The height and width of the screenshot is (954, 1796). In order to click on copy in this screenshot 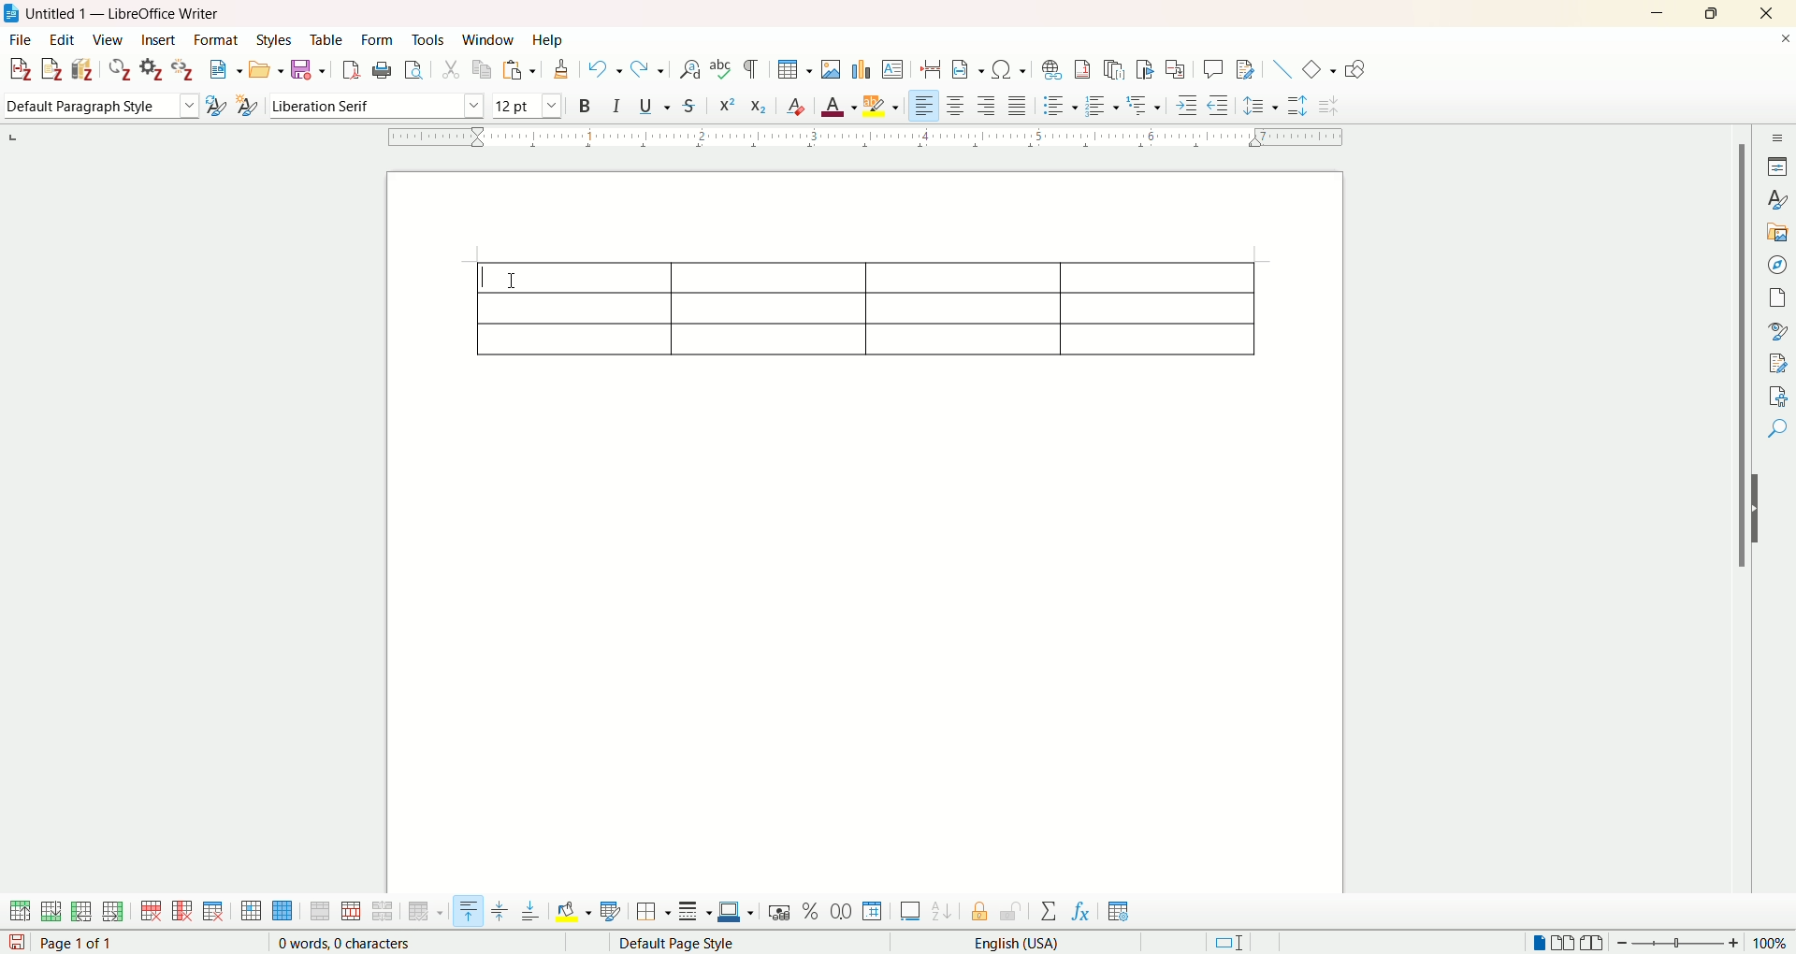, I will do `click(485, 70)`.